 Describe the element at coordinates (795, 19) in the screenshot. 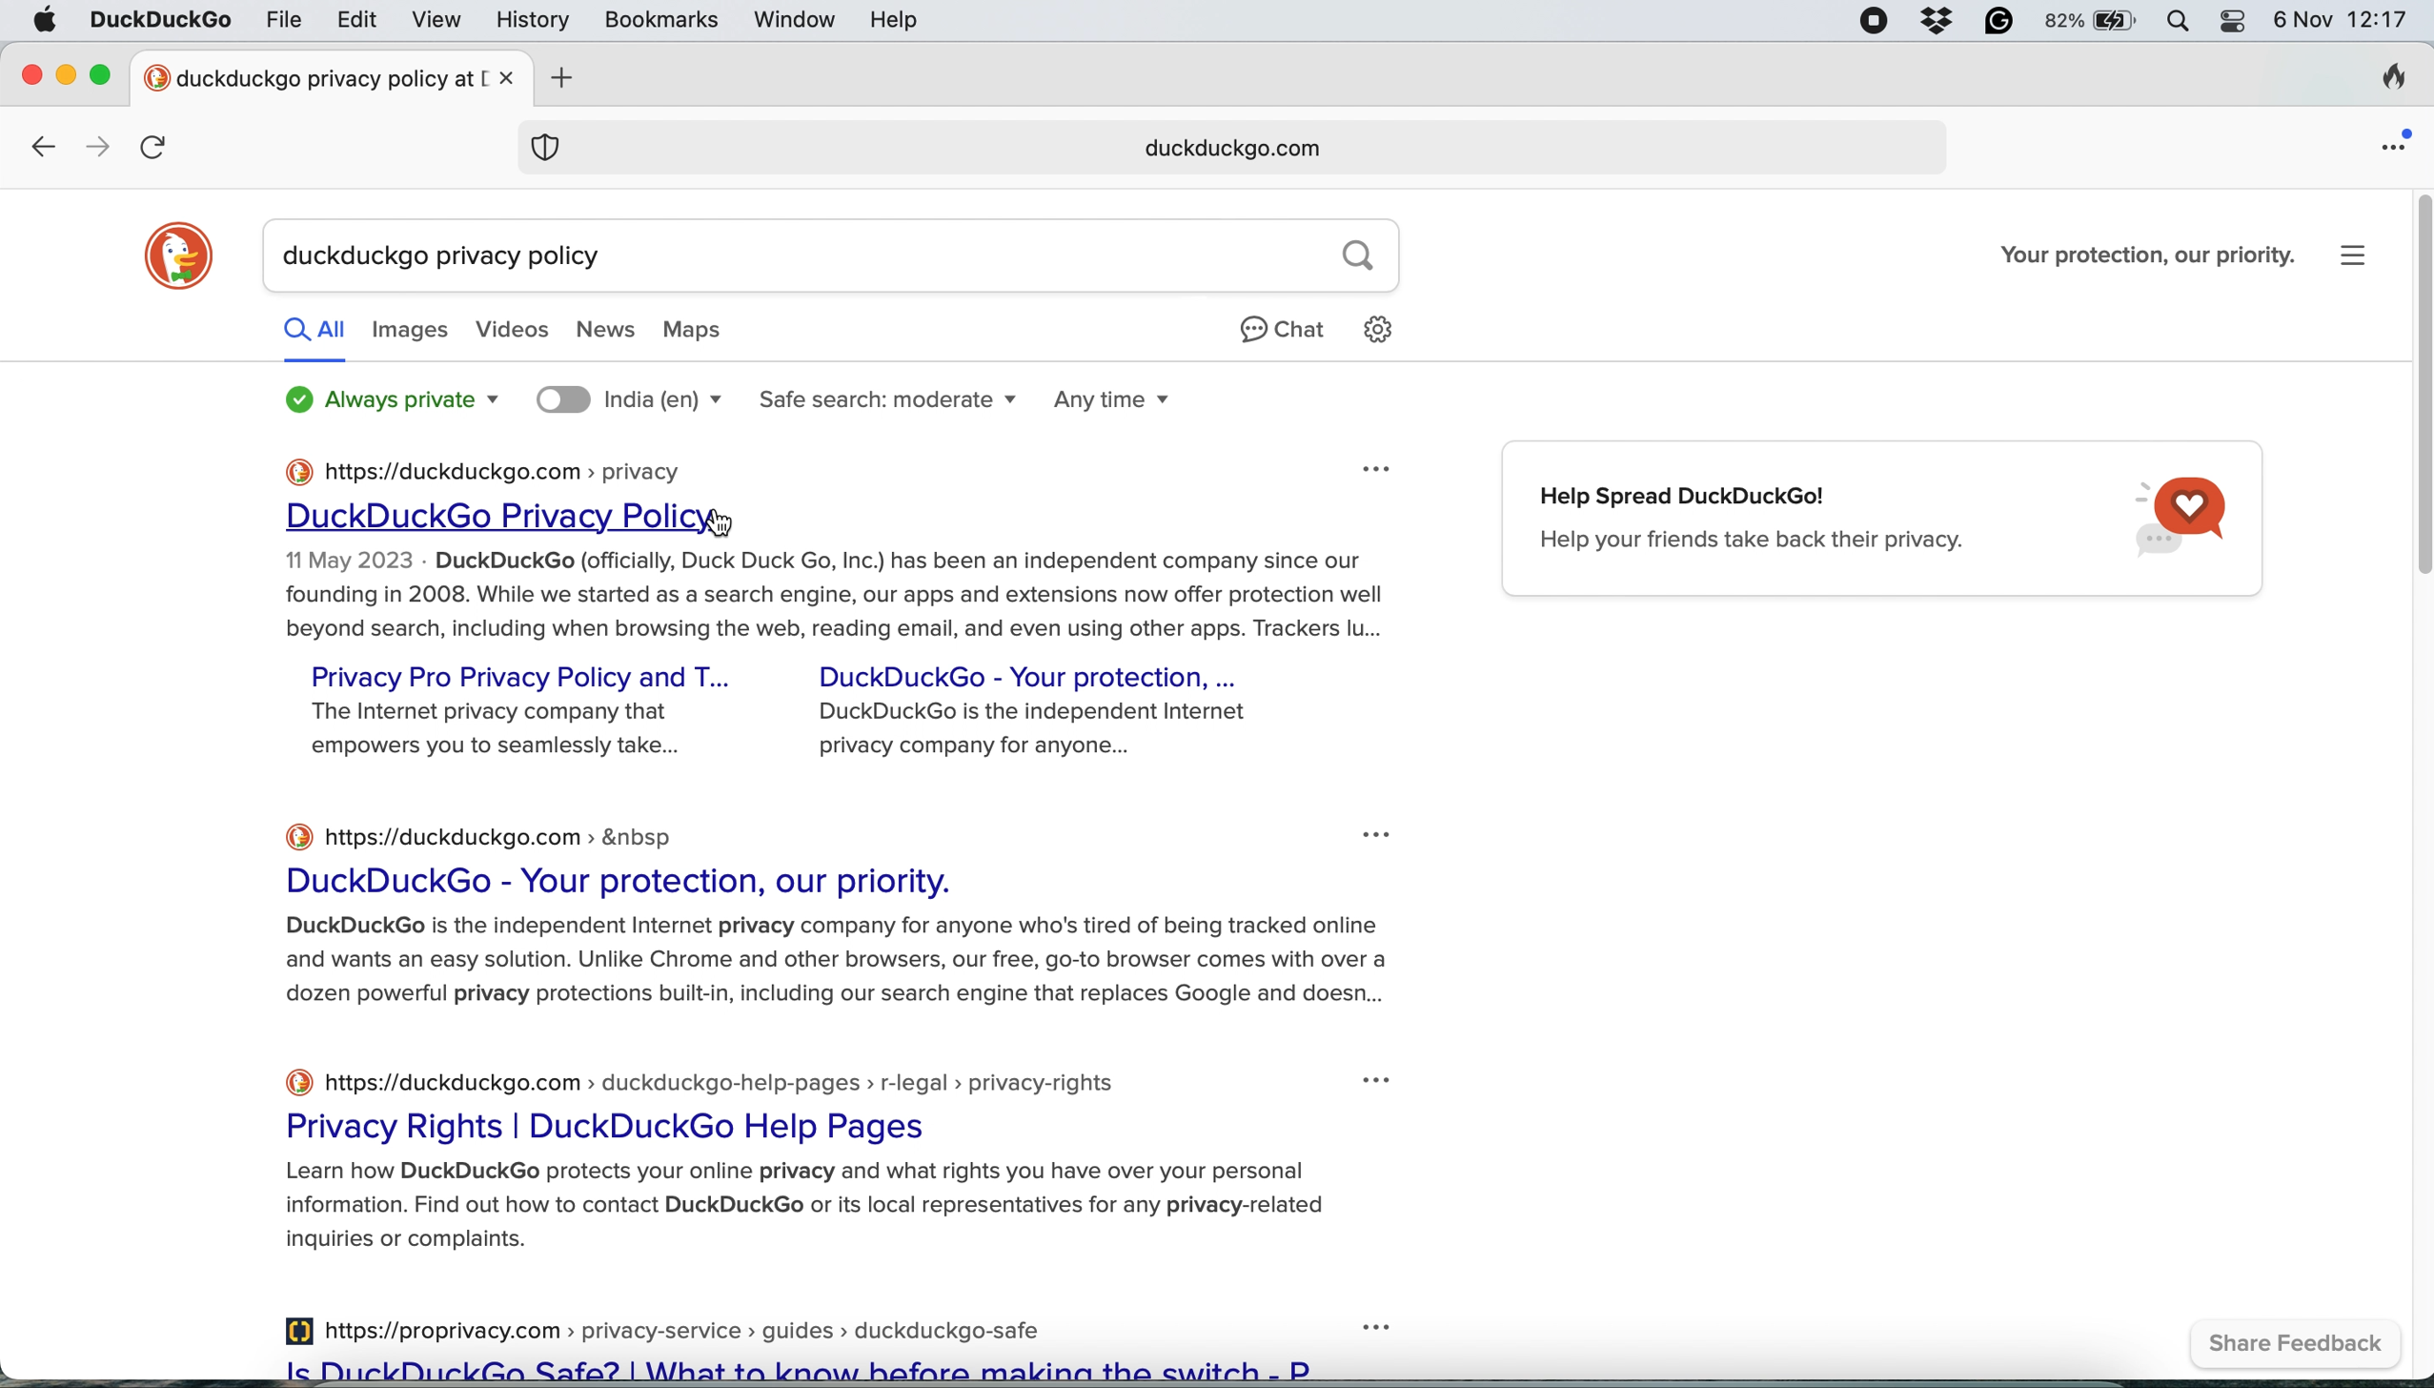

I see `window` at that location.